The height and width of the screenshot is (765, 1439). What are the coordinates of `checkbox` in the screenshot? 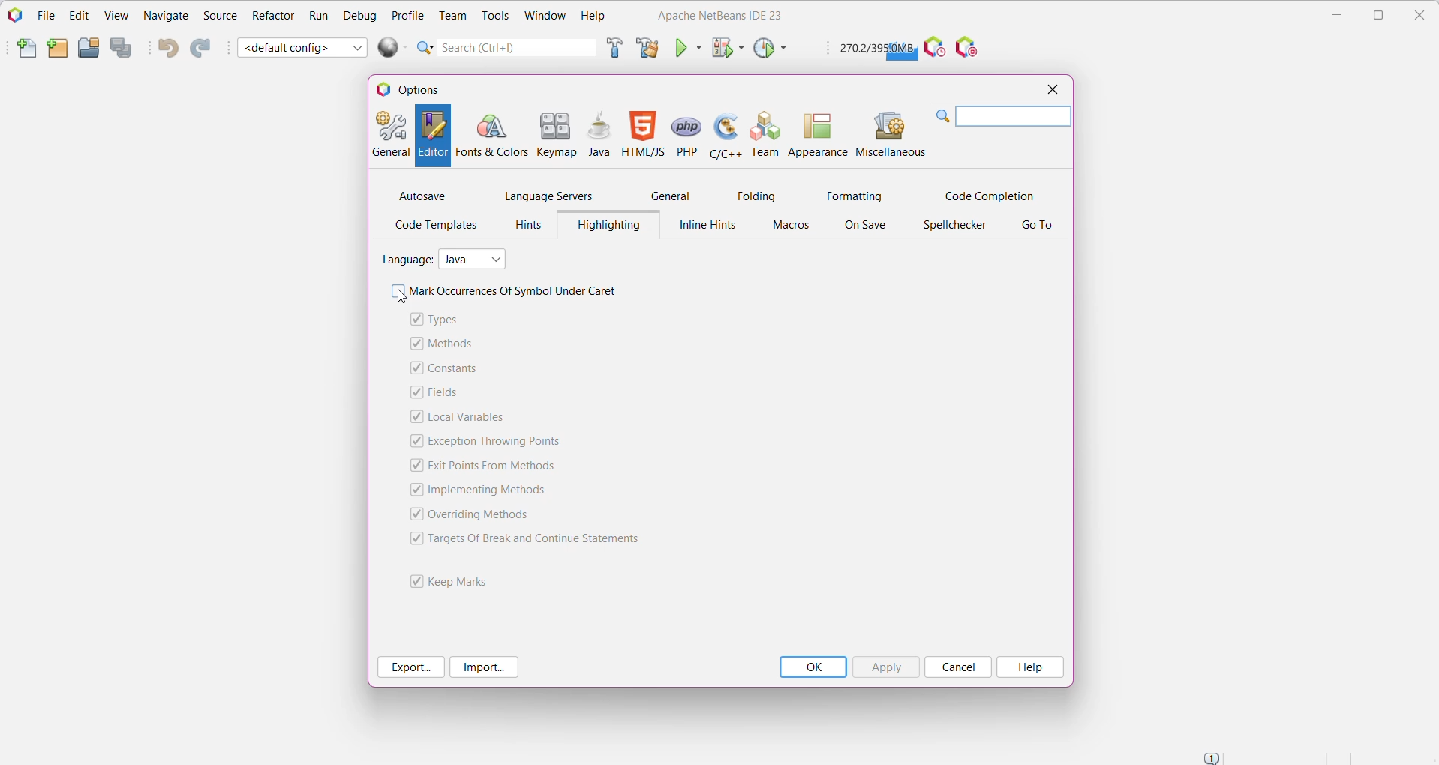 It's located at (396, 291).